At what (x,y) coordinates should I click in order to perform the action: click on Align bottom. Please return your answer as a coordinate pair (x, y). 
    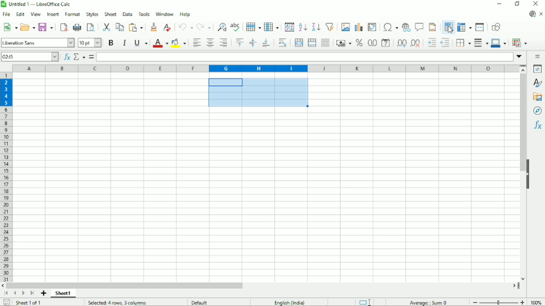
    Looking at the image, I should click on (266, 43).